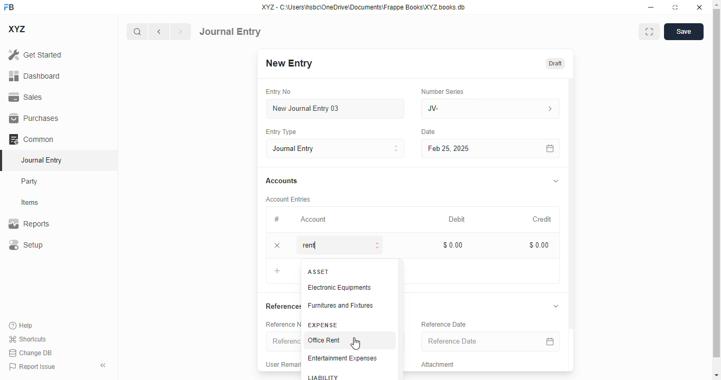 The width and height of the screenshot is (721, 380). I want to click on reference date, so click(470, 341).